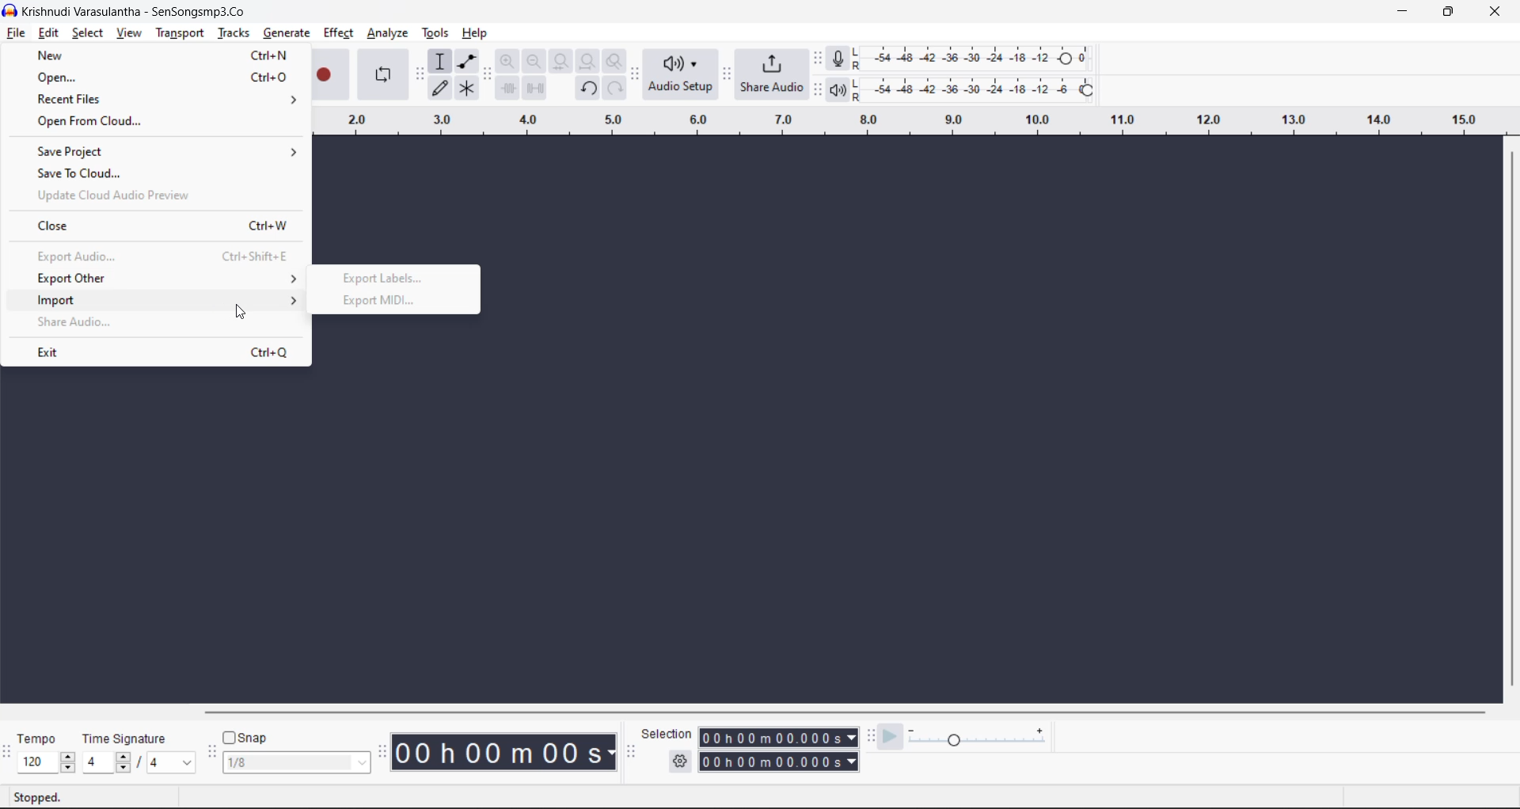  I want to click on close, so click(158, 226).